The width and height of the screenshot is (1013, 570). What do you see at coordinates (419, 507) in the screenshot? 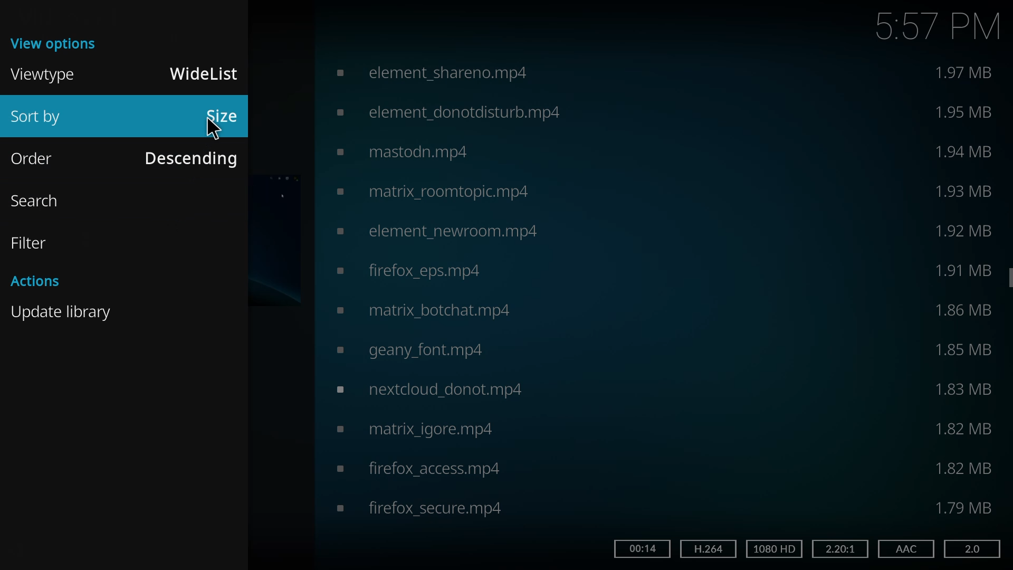
I see `video` at bounding box center [419, 507].